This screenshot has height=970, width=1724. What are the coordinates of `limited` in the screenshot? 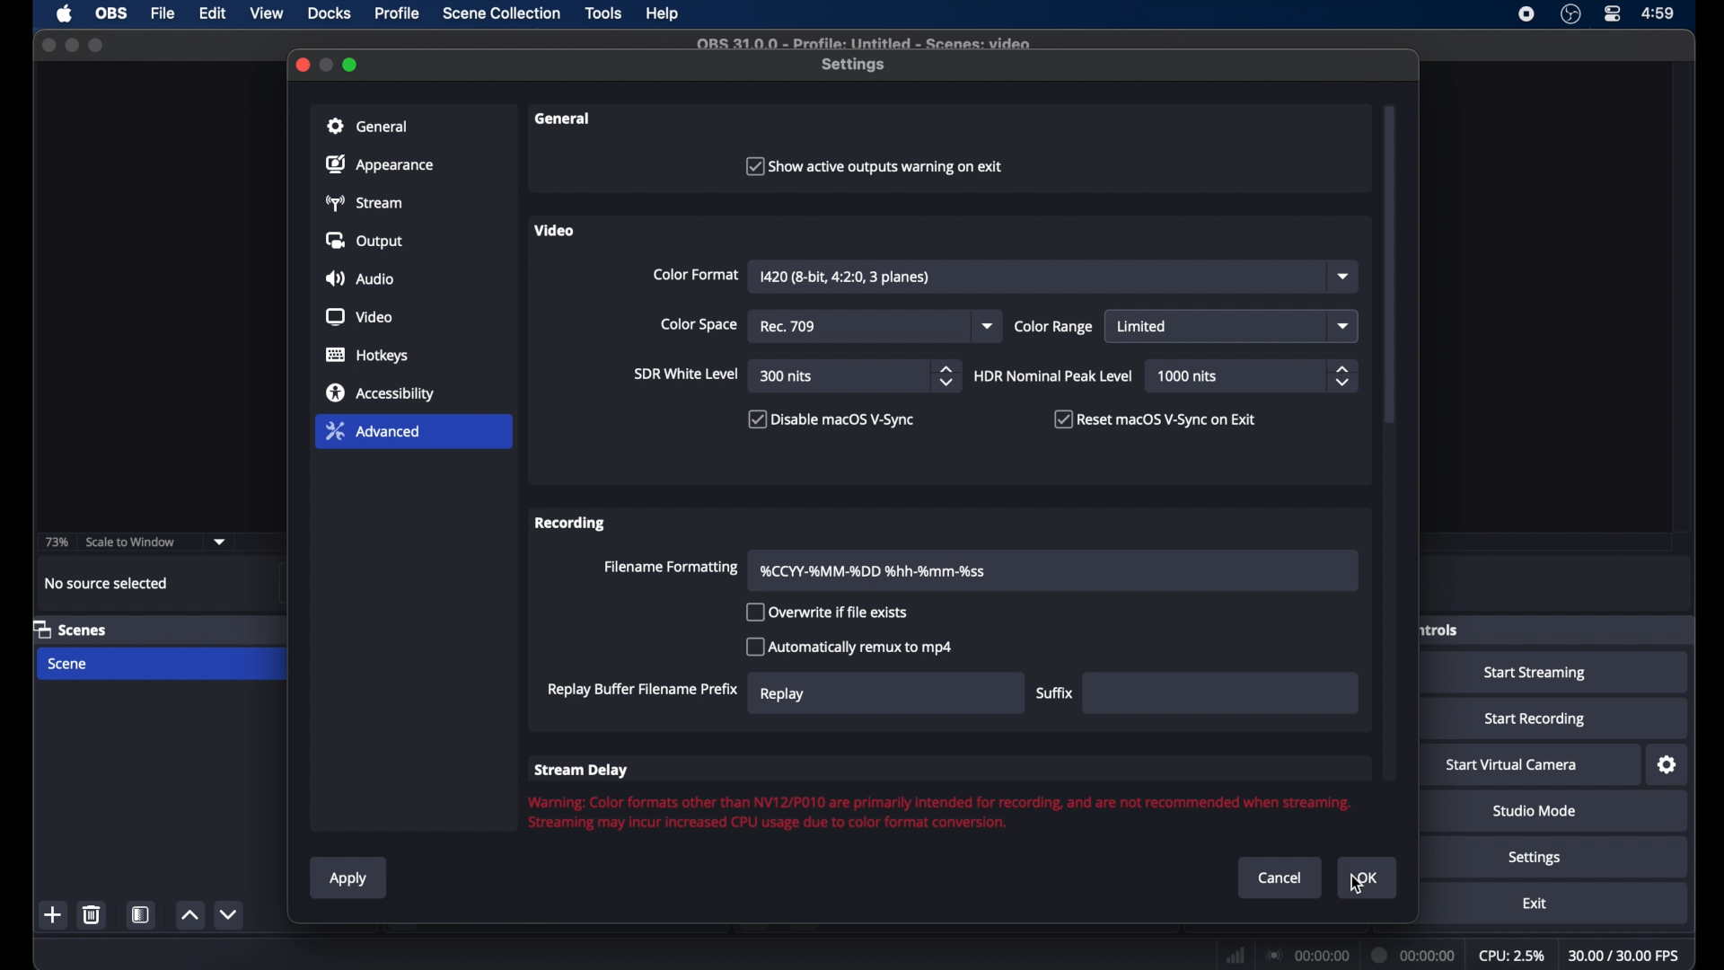 It's located at (1143, 326).